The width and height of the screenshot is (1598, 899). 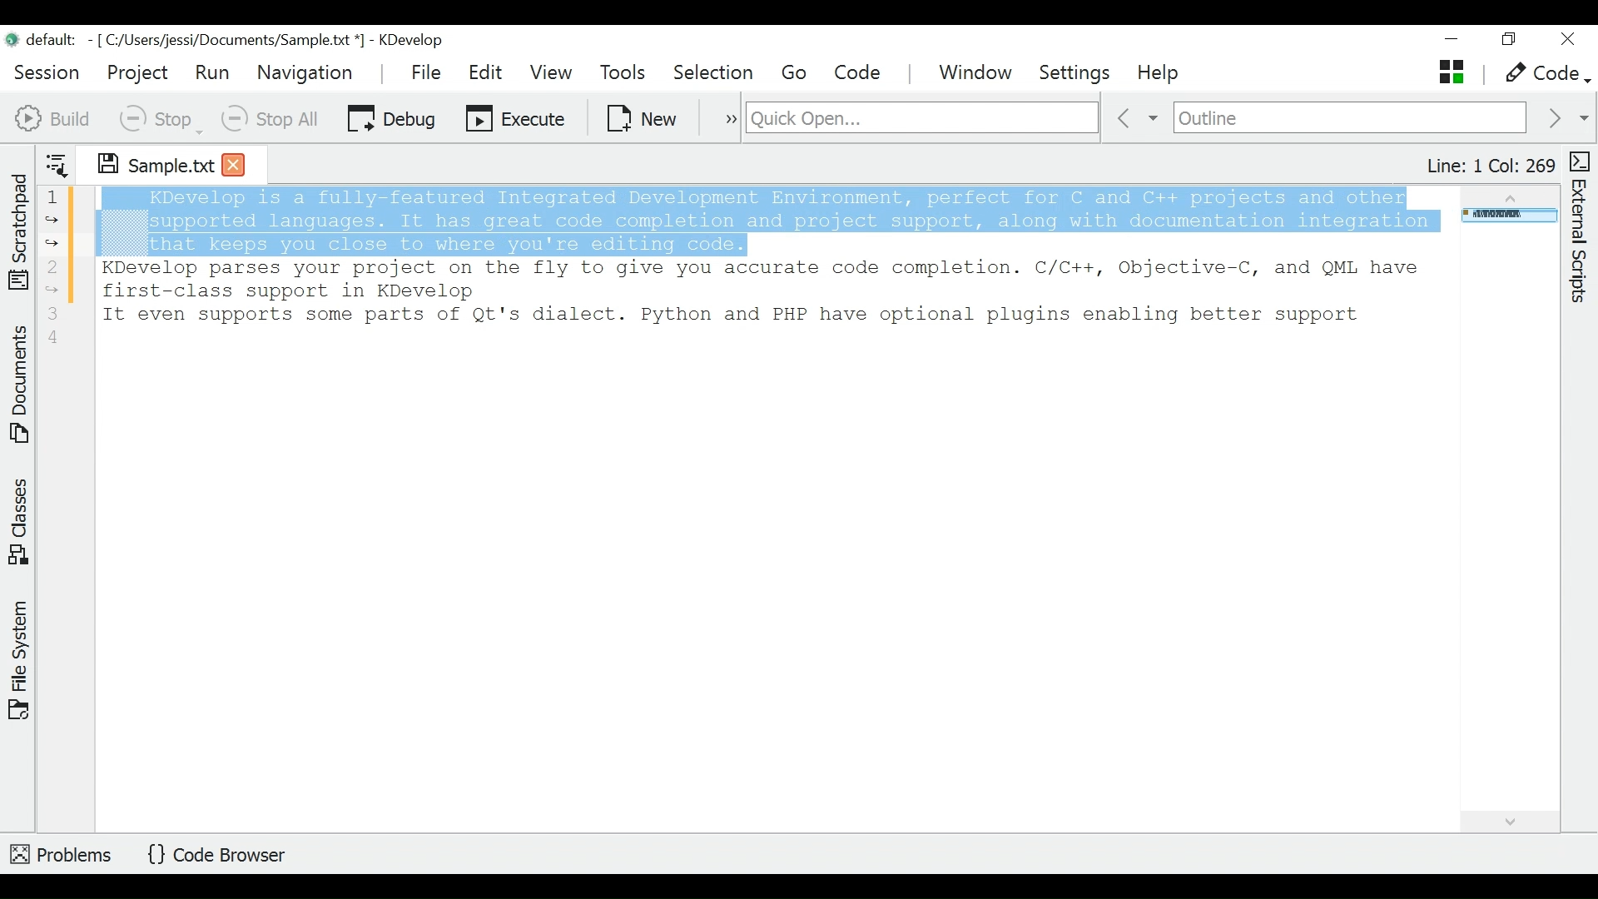 What do you see at coordinates (978, 74) in the screenshot?
I see `Window` at bounding box center [978, 74].